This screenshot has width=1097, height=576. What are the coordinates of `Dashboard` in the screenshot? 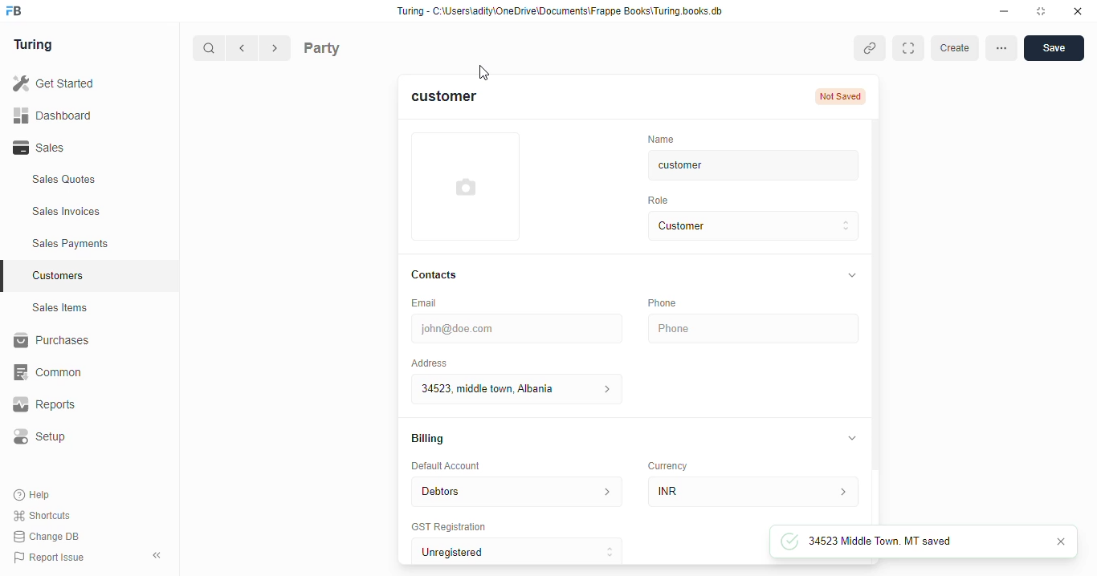 It's located at (76, 115).